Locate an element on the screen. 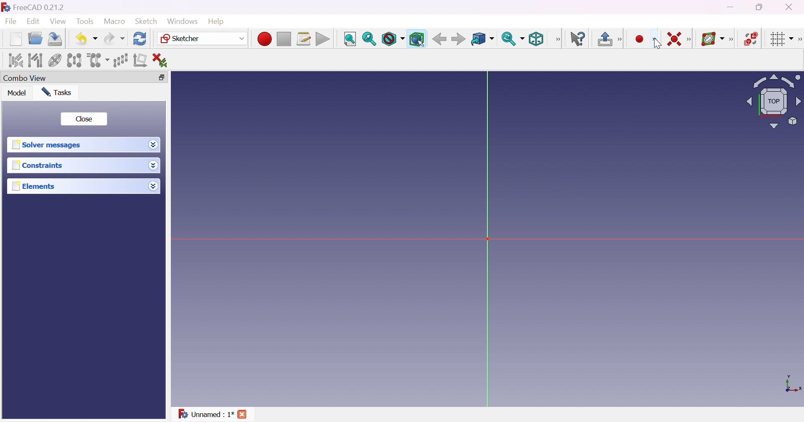 This screenshot has width=804, height=422. New is located at coordinates (15, 39).